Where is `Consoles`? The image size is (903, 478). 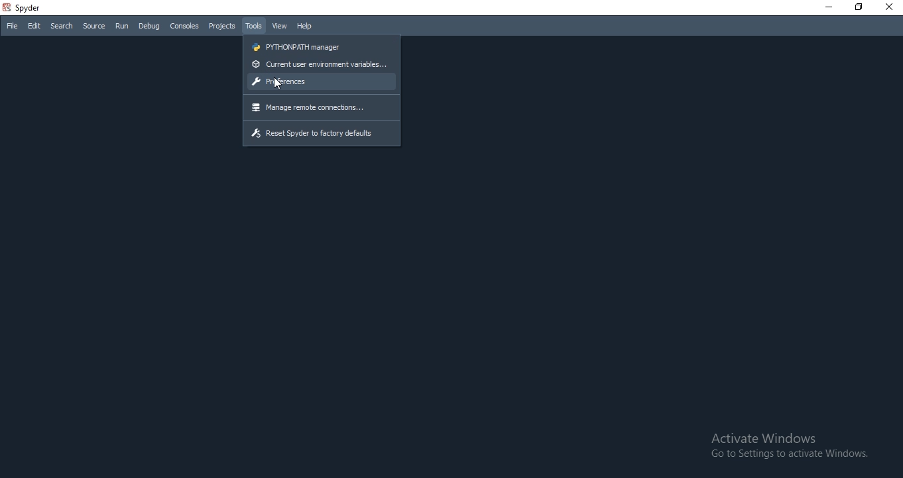
Consoles is located at coordinates (186, 26).